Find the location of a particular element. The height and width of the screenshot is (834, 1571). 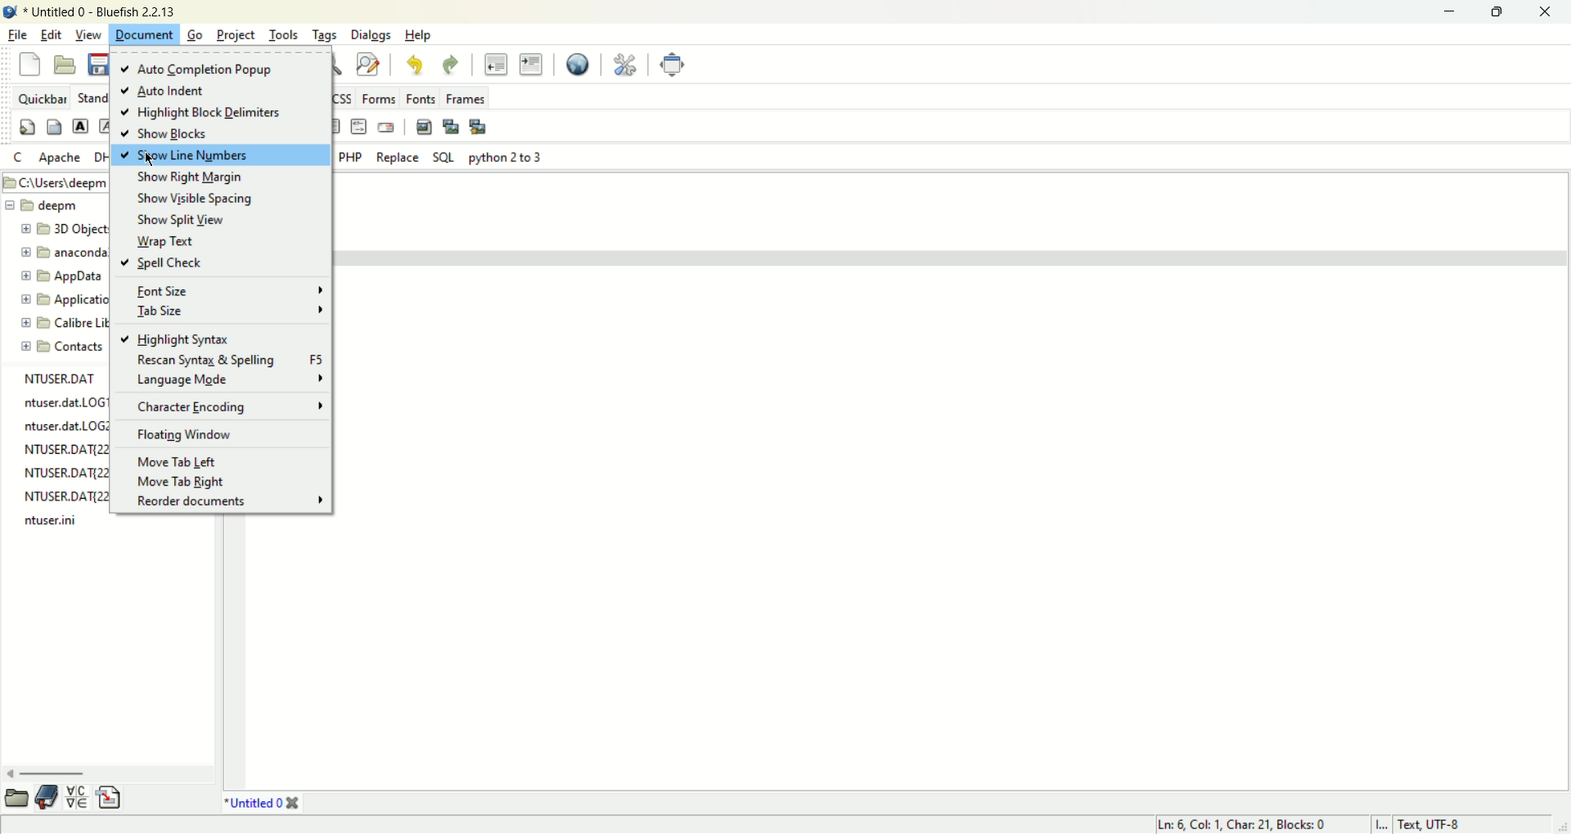

reorder documents is located at coordinates (227, 500).